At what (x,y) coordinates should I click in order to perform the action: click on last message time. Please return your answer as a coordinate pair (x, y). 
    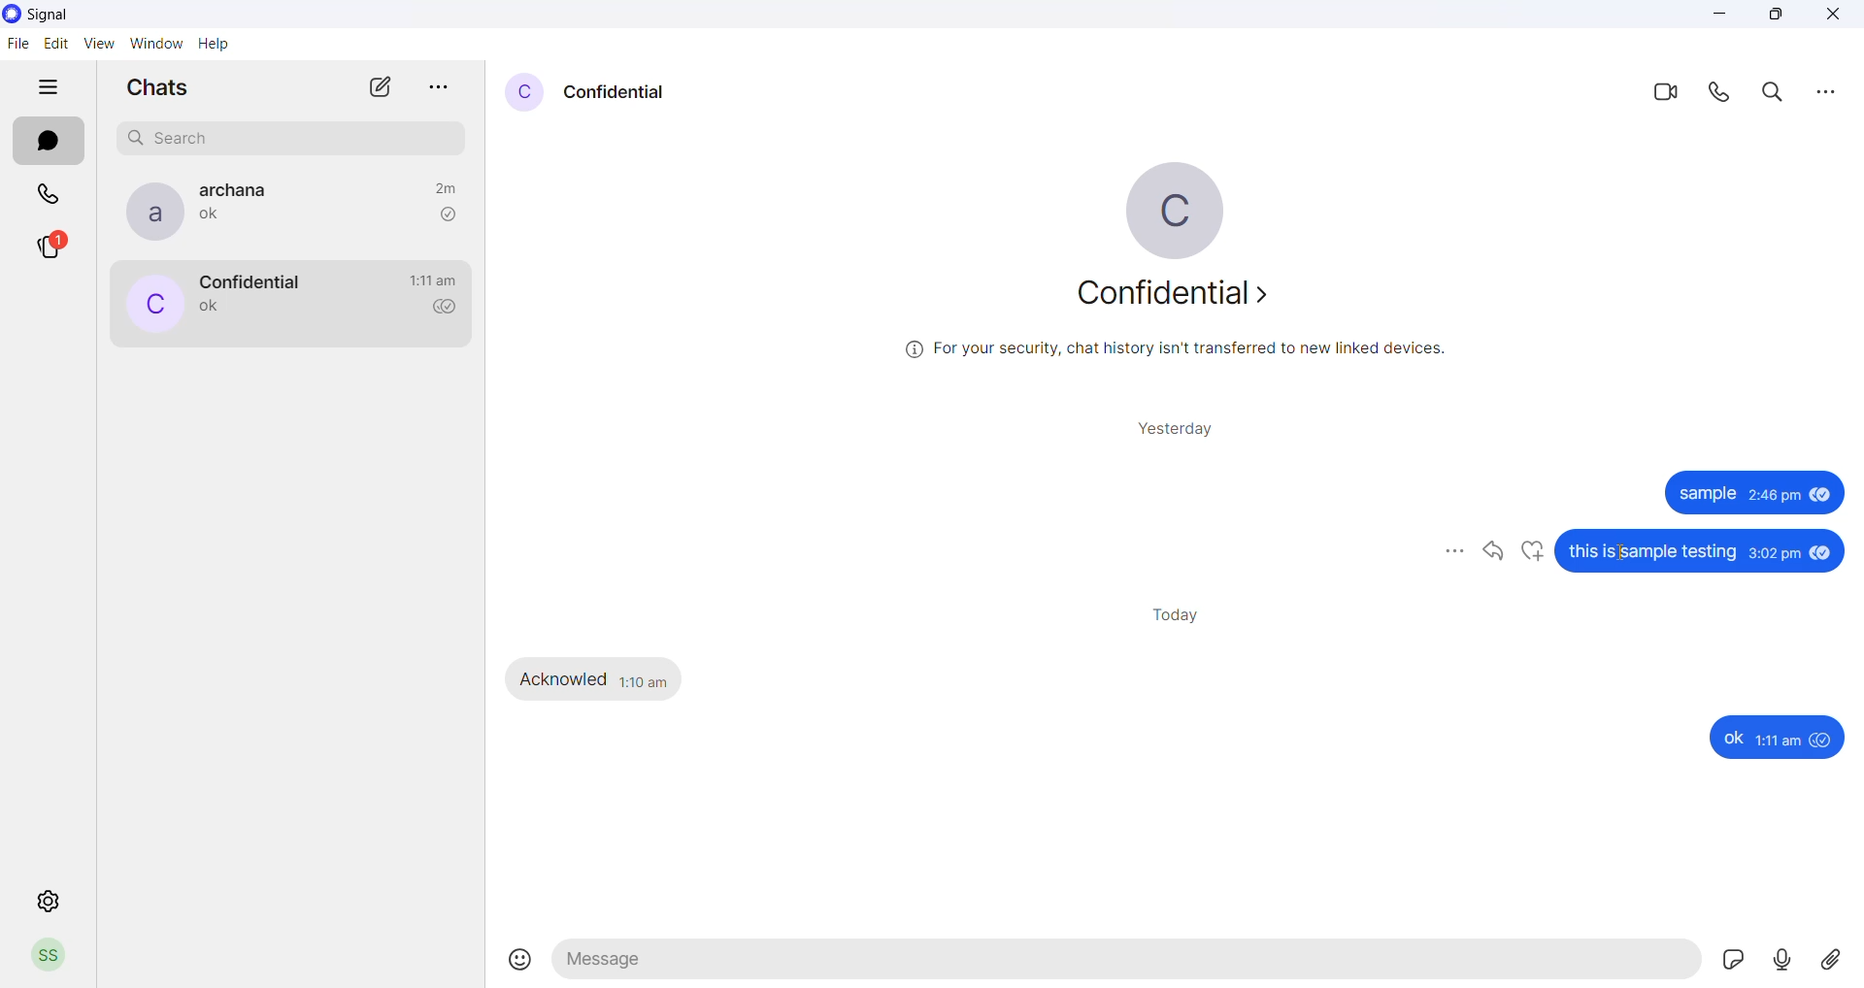
    Looking at the image, I should click on (433, 280).